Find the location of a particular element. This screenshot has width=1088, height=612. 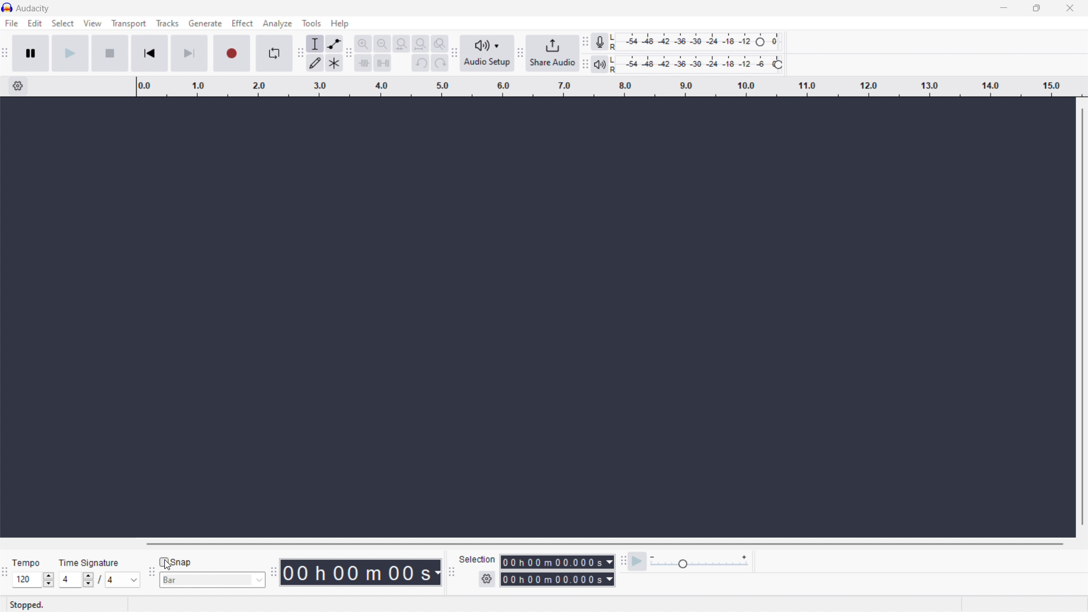

playback meter is located at coordinates (698, 64).